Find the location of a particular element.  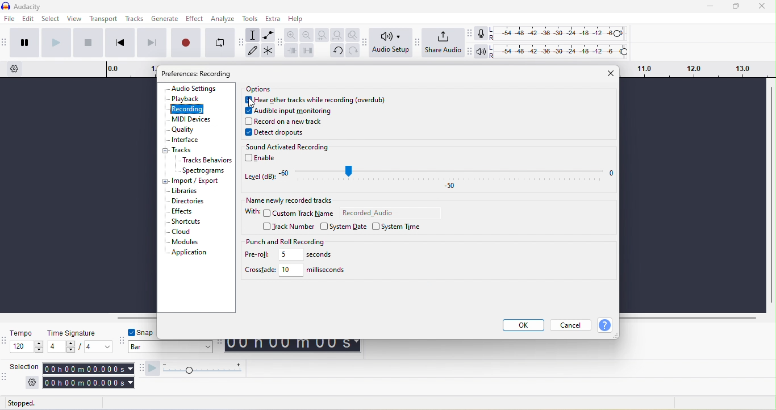

vertical scroll bar is located at coordinates (770, 194).